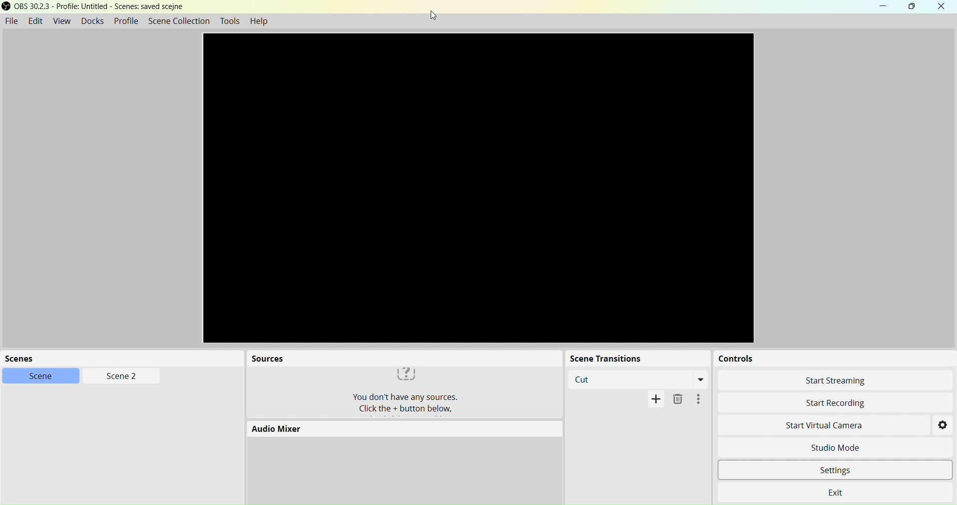  Describe the element at coordinates (823, 360) in the screenshot. I see `Controls` at that location.